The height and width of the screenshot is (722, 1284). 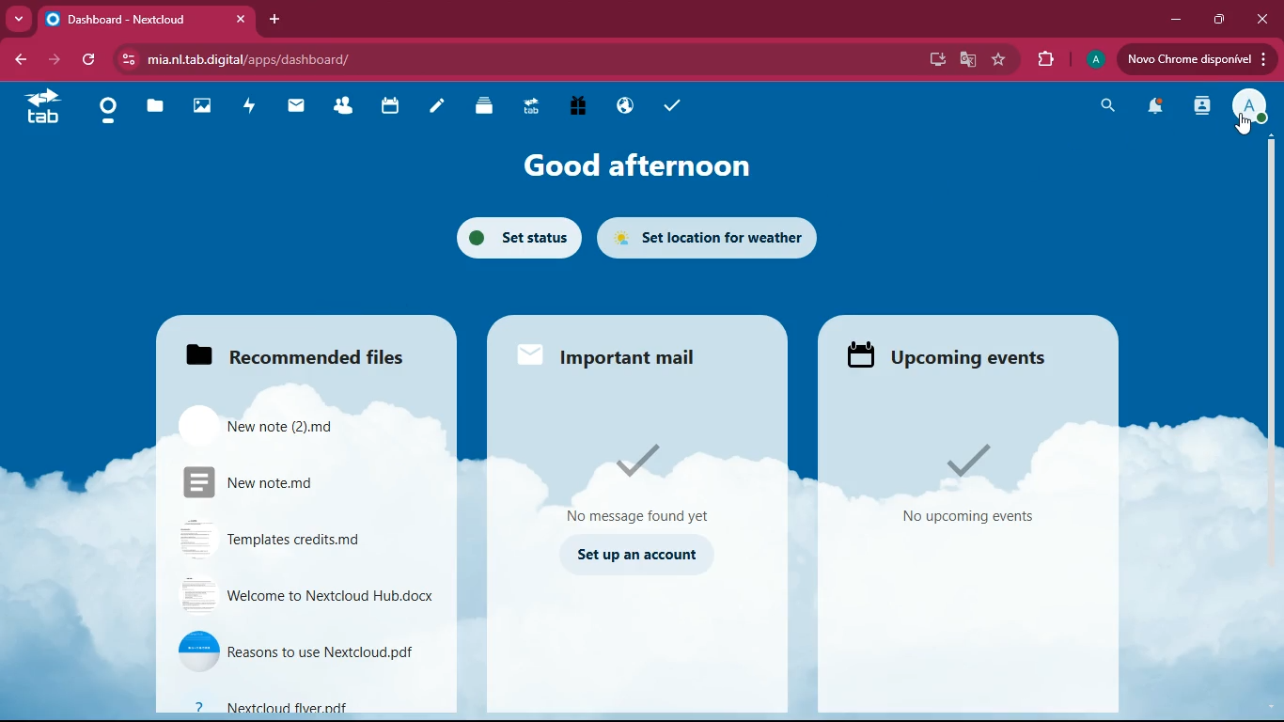 I want to click on tab, so click(x=535, y=107).